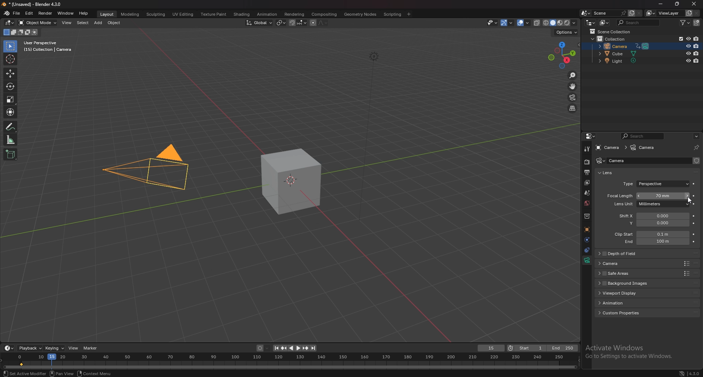  I want to click on physics, so click(586, 239).